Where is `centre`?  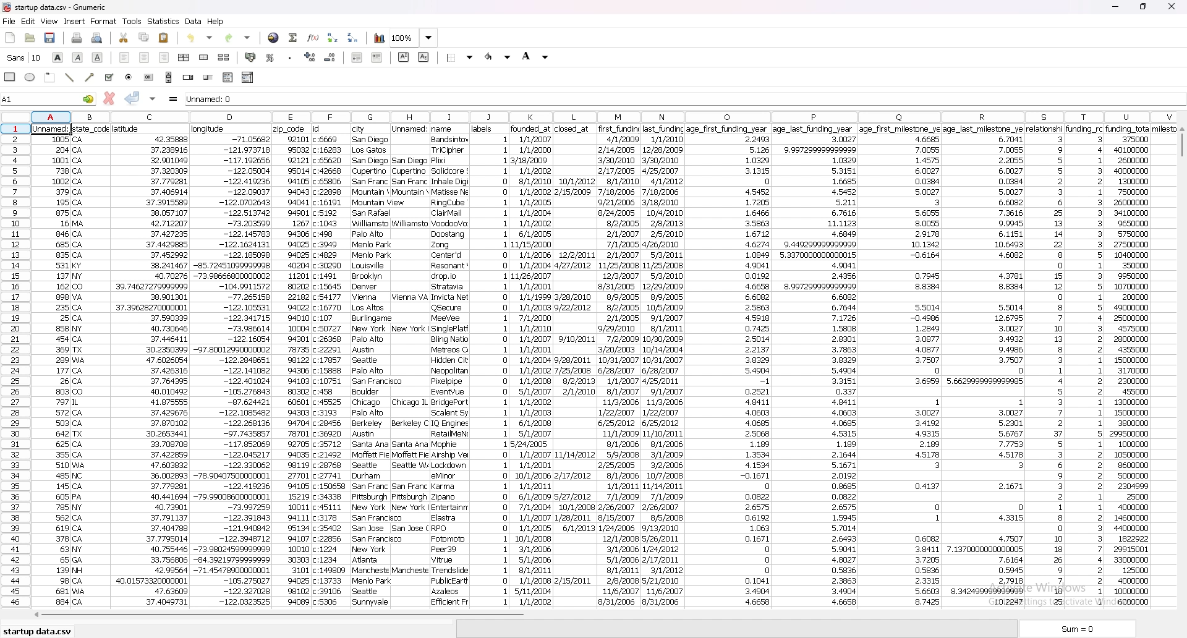 centre is located at coordinates (145, 57).